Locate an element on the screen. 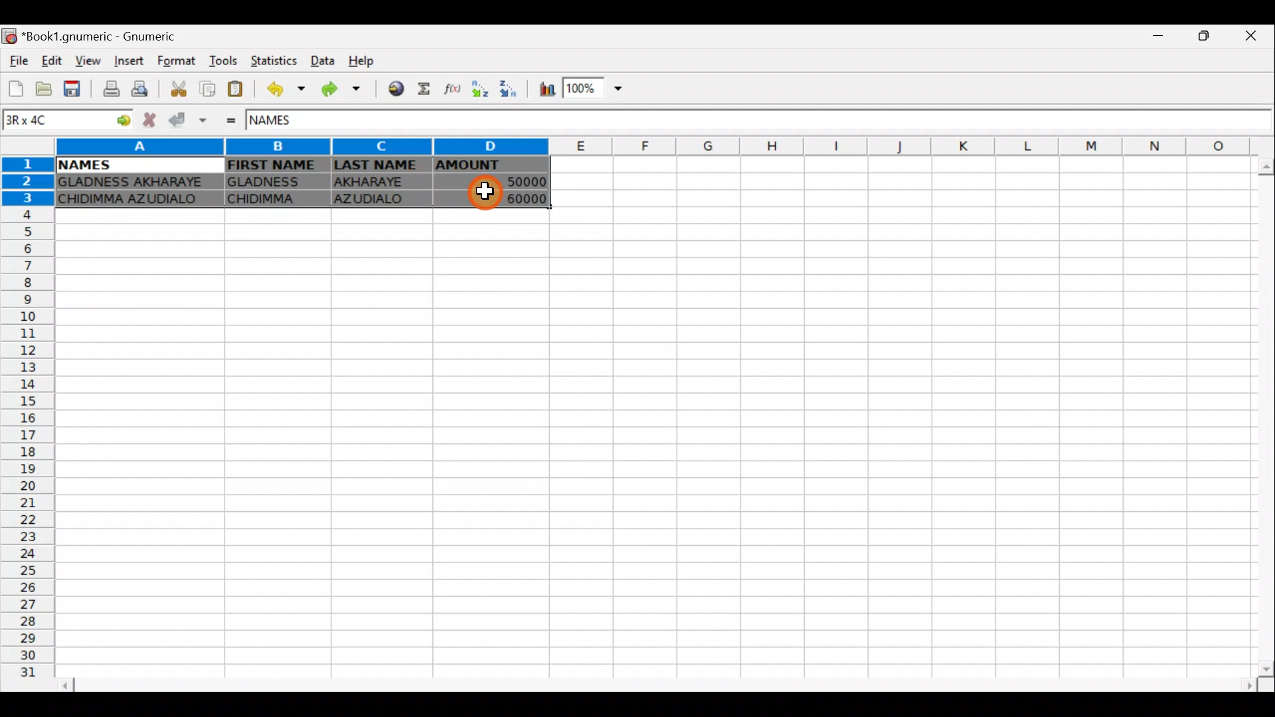  Close is located at coordinates (1256, 36).